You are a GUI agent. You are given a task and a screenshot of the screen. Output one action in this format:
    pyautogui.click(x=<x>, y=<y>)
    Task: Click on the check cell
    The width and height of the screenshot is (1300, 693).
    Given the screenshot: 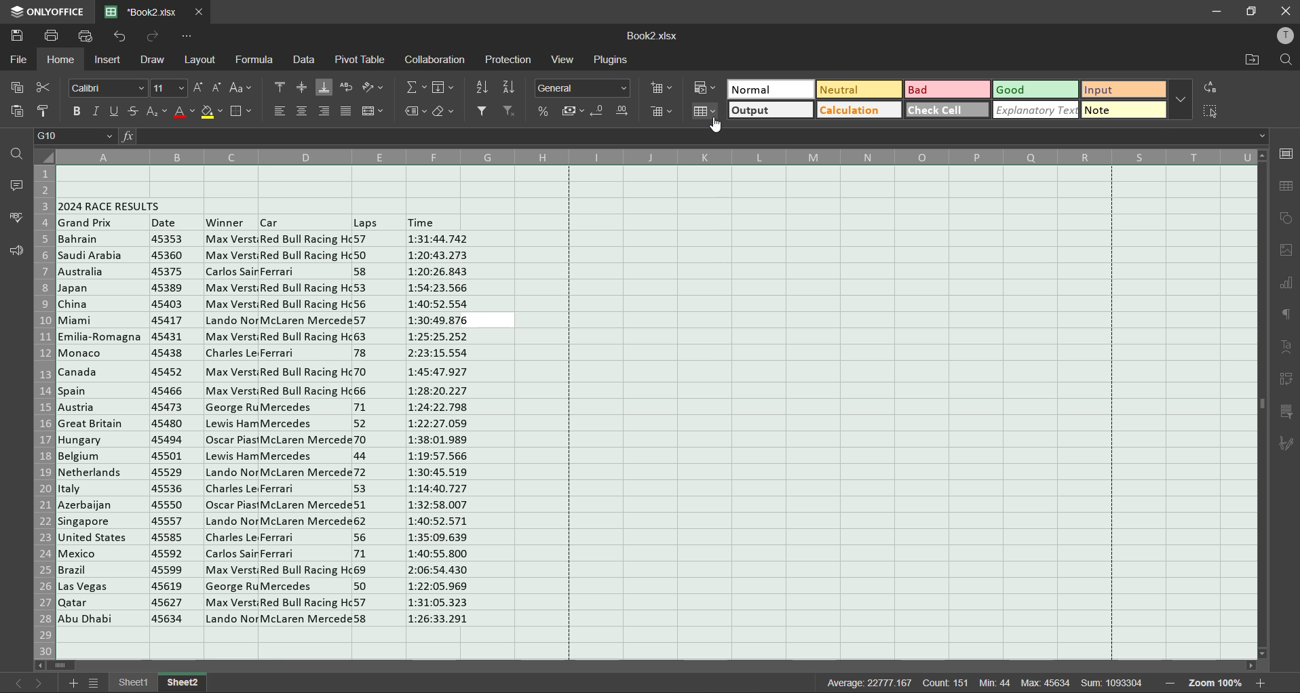 What is the action you would take?
    pyautogui.click(x=946, y=111)
    